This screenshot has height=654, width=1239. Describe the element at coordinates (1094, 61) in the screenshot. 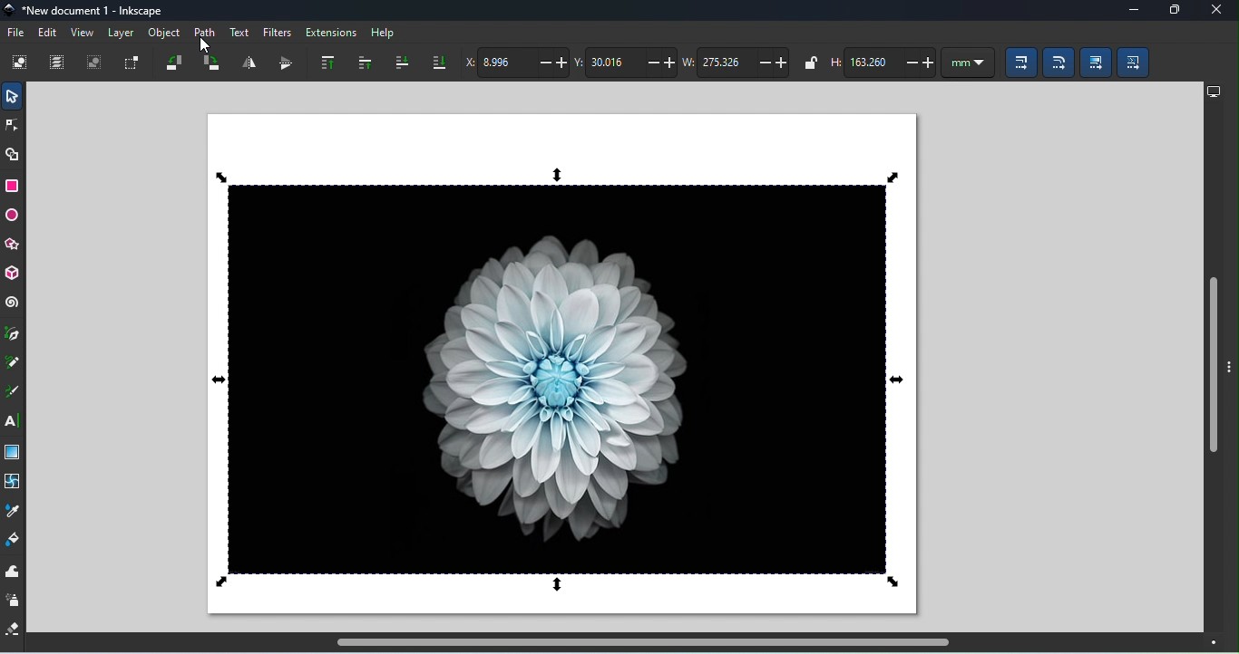

I see `Move gradients (in fill and stroke) along with the objects` at that location.